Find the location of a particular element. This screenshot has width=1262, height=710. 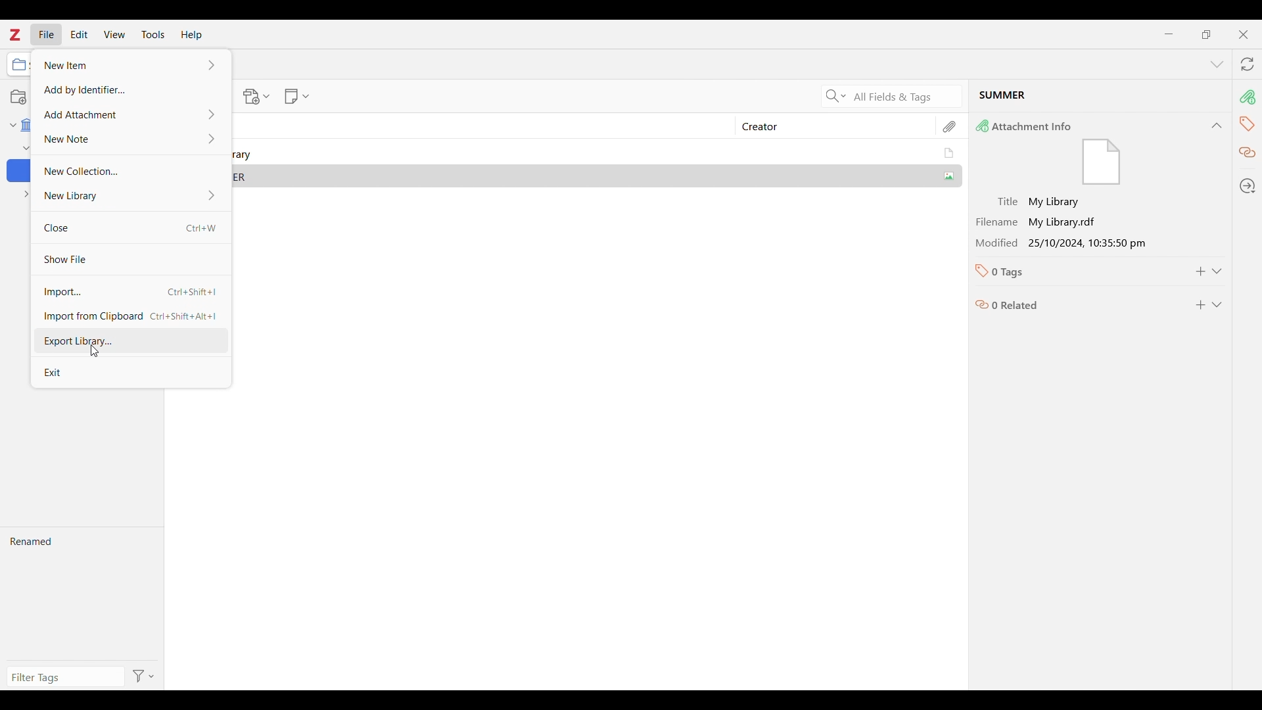

Filter is located at coordinates (145, 676).